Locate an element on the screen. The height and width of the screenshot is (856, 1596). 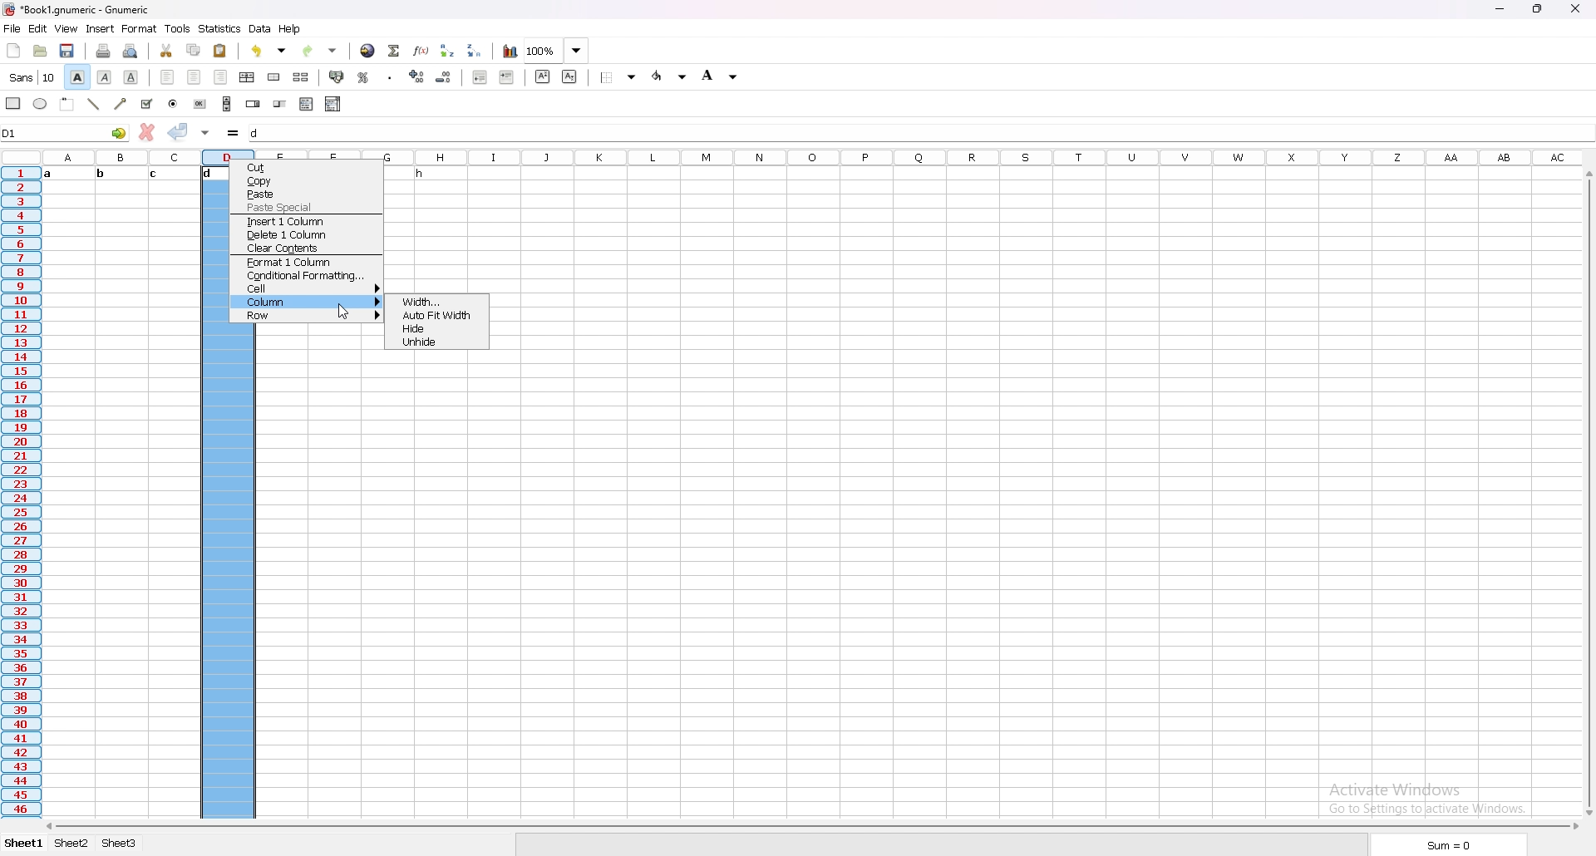
cell is located at coordinates (307, 288).